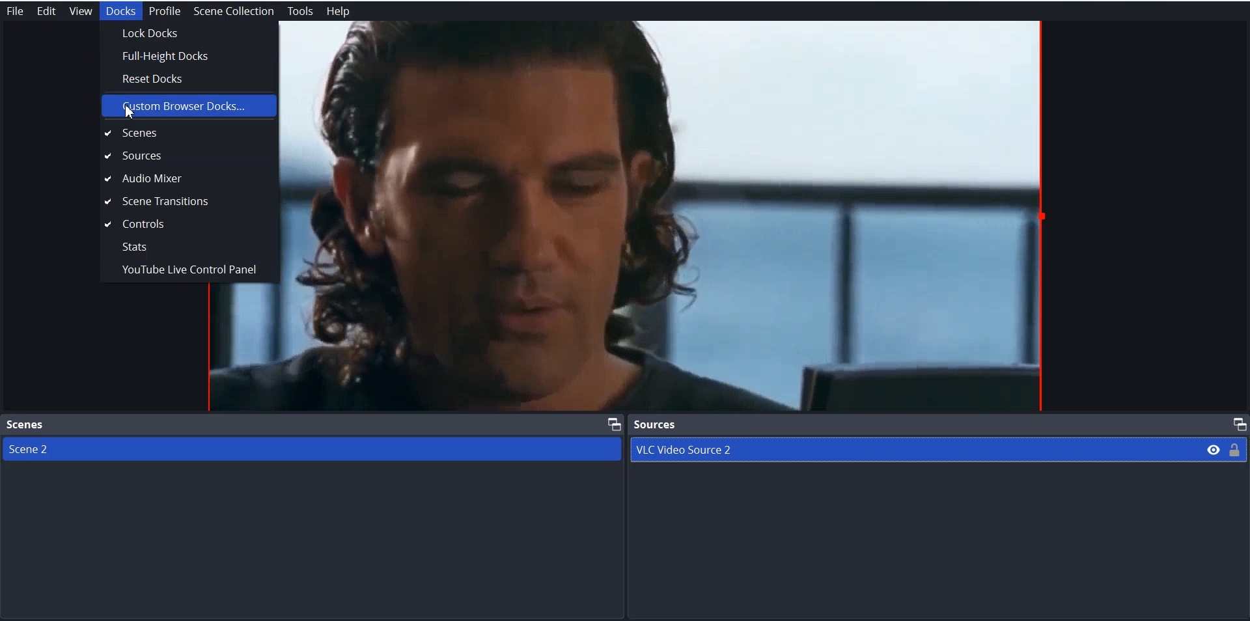  Describe the element at coordinates (120, 11) in the screenshot. I see `Docks` at that location.